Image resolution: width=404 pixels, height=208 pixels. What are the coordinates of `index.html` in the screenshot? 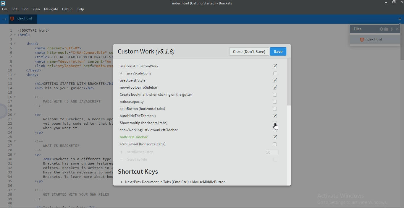 It's located at (374, 39).